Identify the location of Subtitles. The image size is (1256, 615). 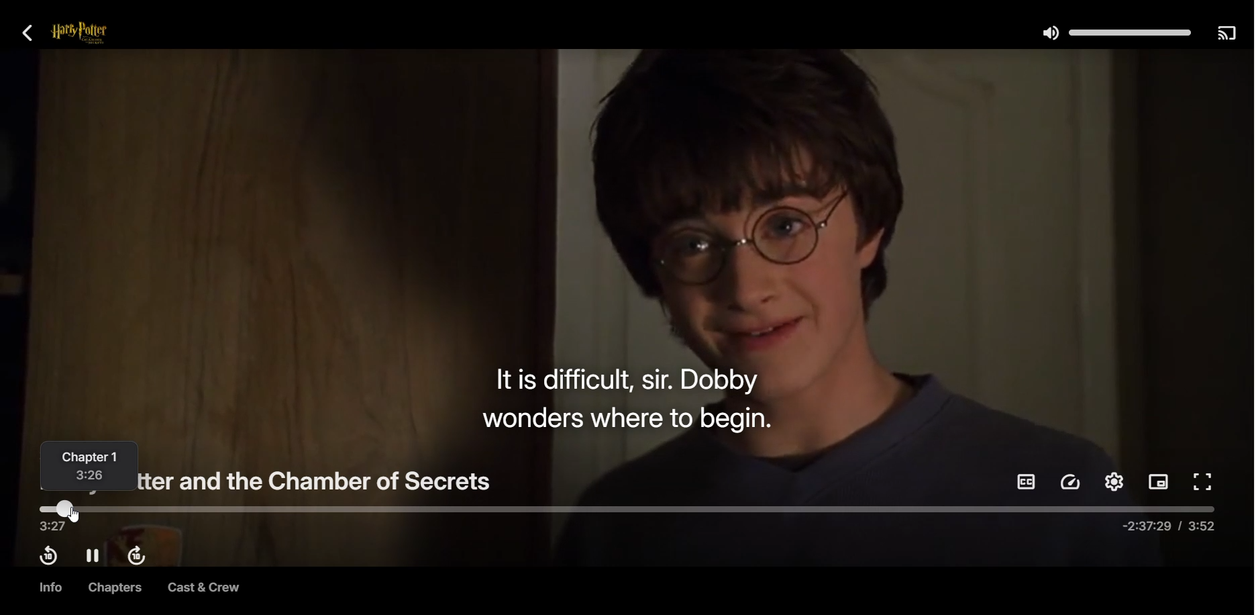
(1025, 481).